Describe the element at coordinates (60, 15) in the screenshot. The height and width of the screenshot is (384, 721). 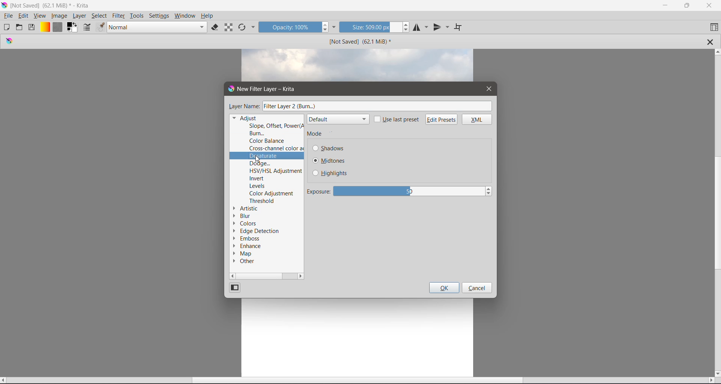
I see `Image` at that location.